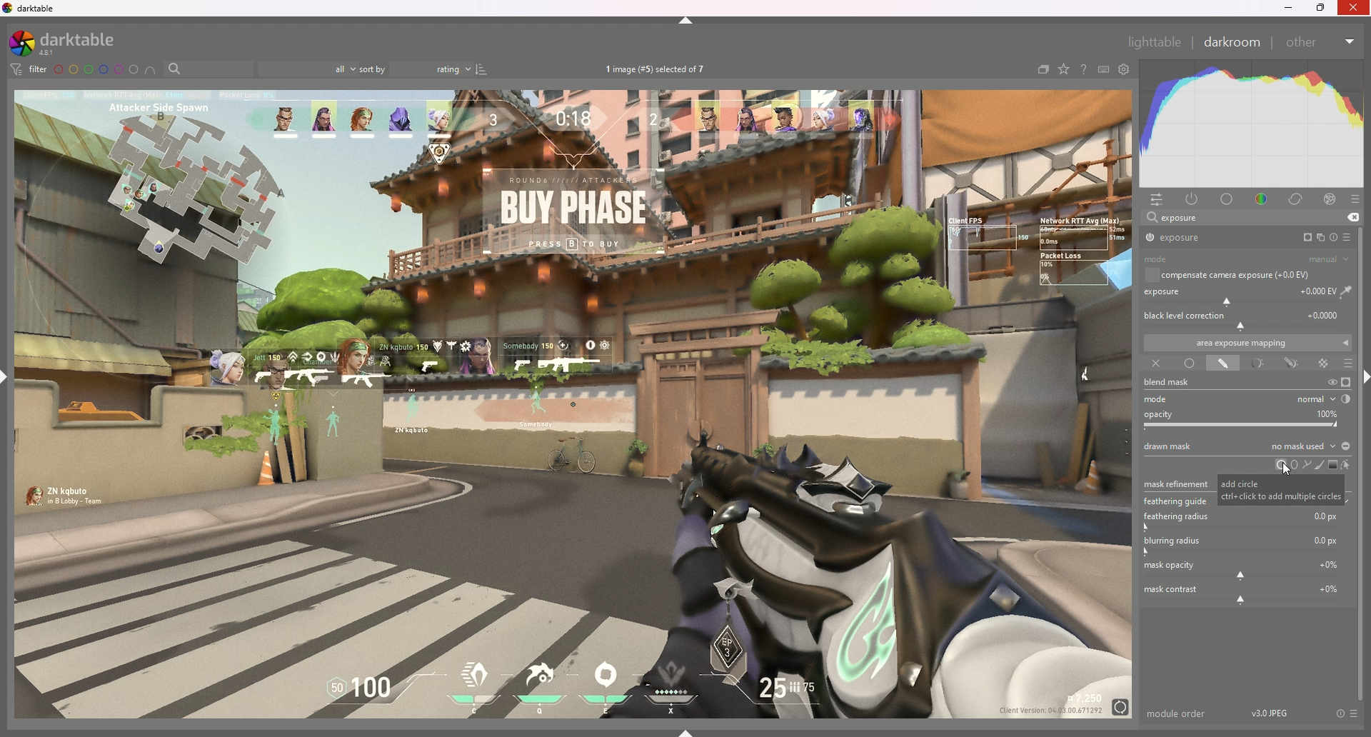 The height and width of the screenshot is (737, 1371). I want to click on mask contrast, so click(1245, 593).